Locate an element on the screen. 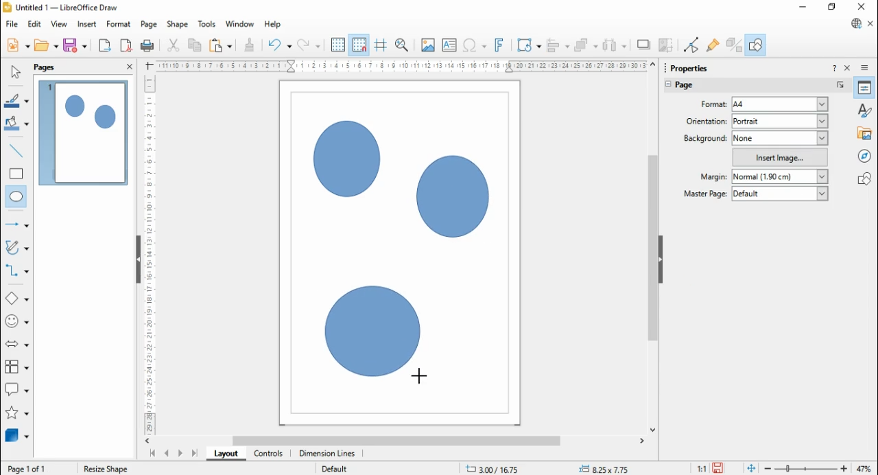 The height and width of the screenshot is (475, 878). insert line is located at coordinates (18, 151).